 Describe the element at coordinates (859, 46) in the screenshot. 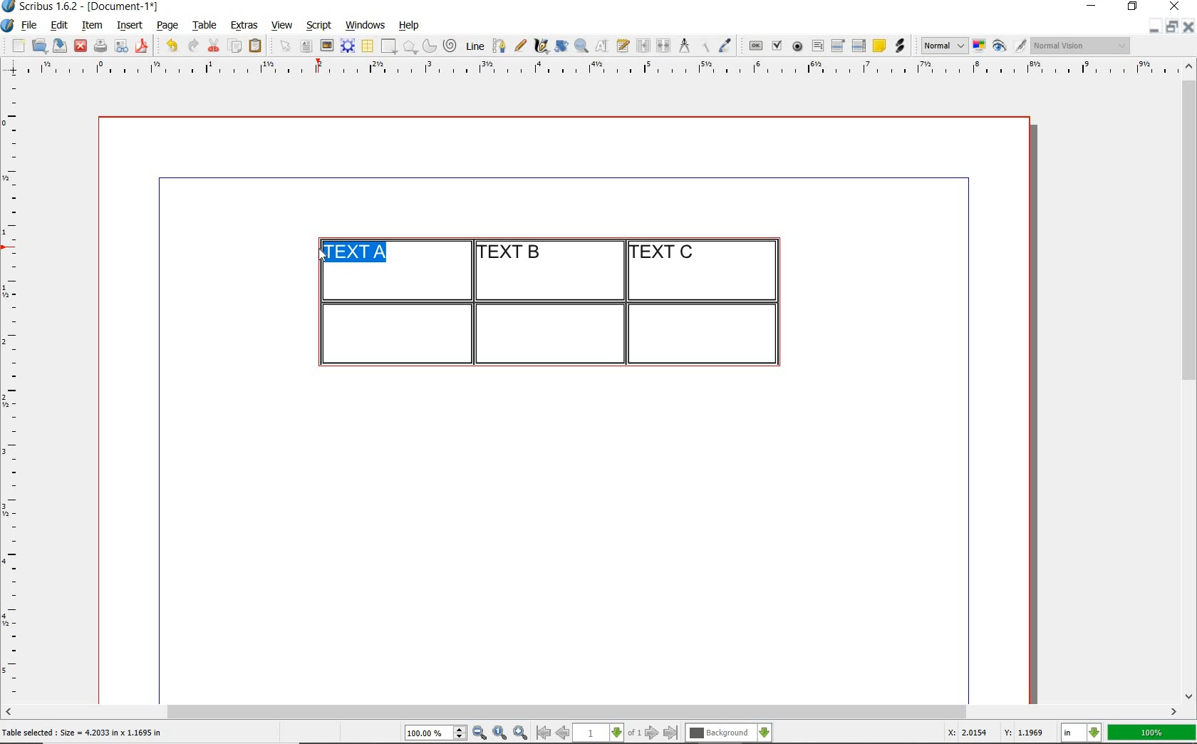

I see `pdf list box` at that location.